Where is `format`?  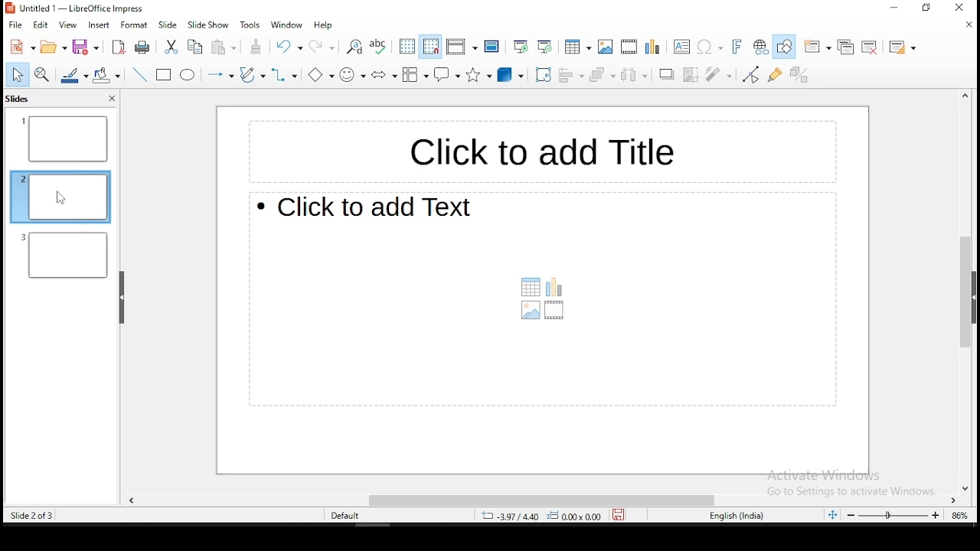 format is located at coordinates (135, 24).